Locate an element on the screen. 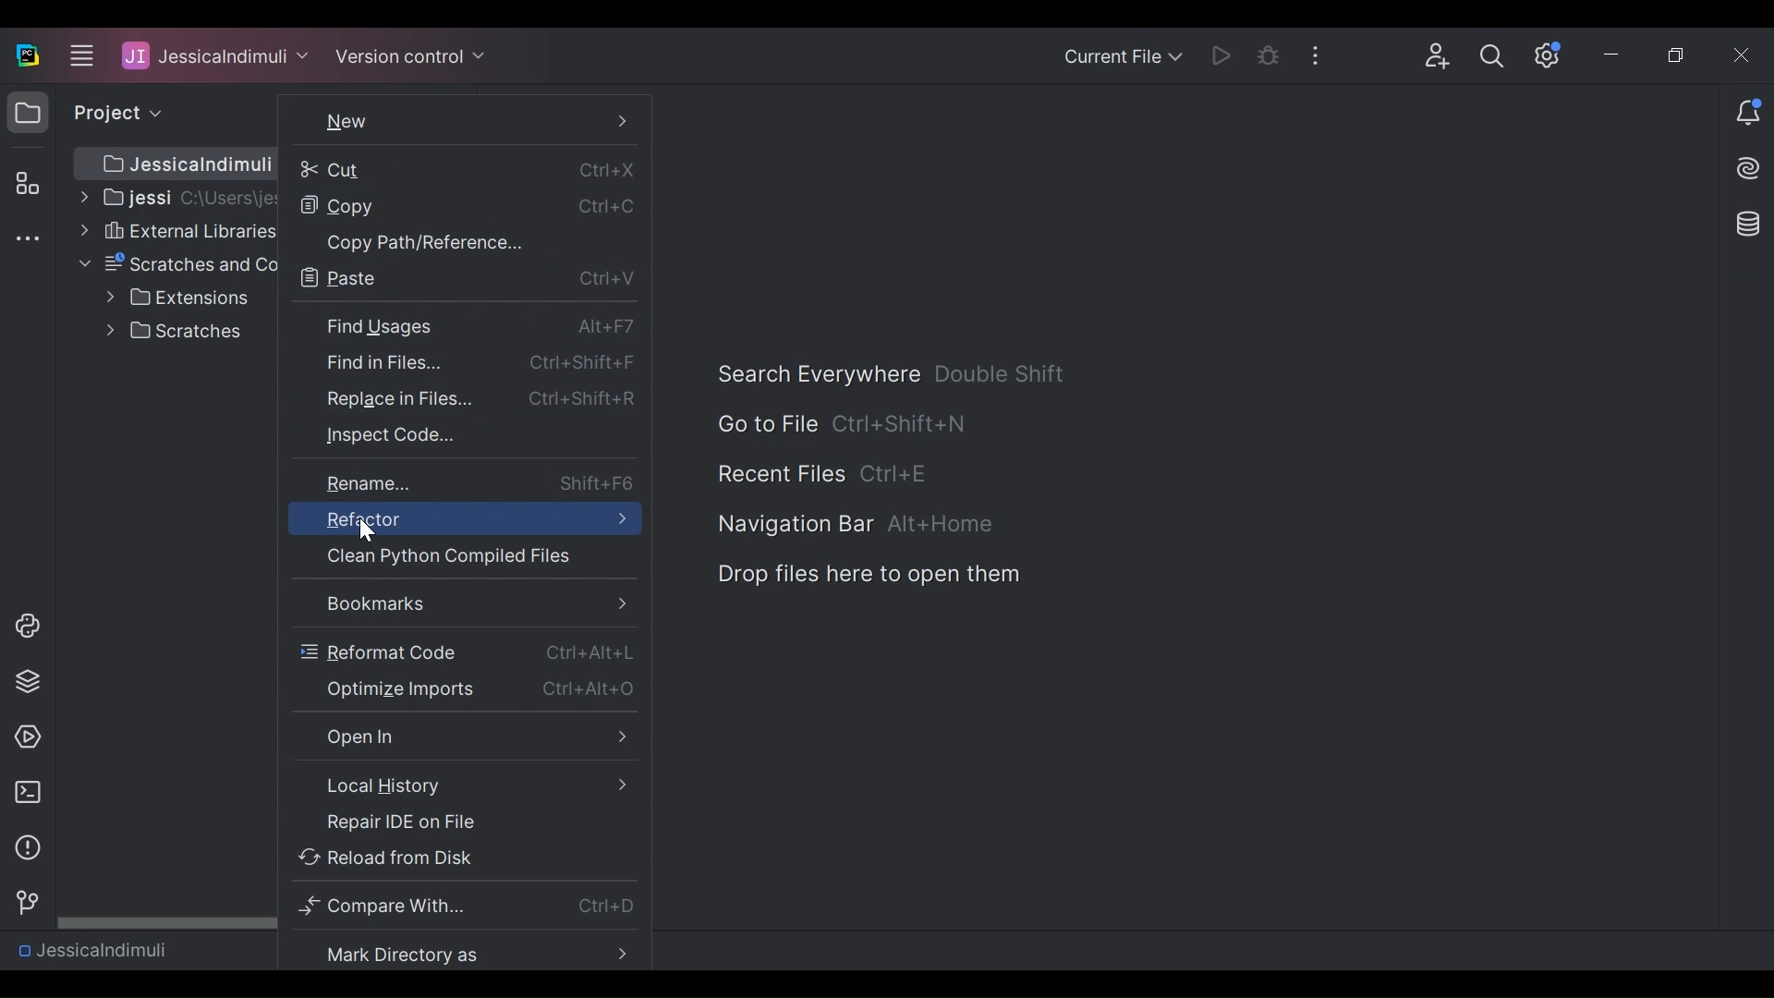  Local History is located at coordinates (463, 785).